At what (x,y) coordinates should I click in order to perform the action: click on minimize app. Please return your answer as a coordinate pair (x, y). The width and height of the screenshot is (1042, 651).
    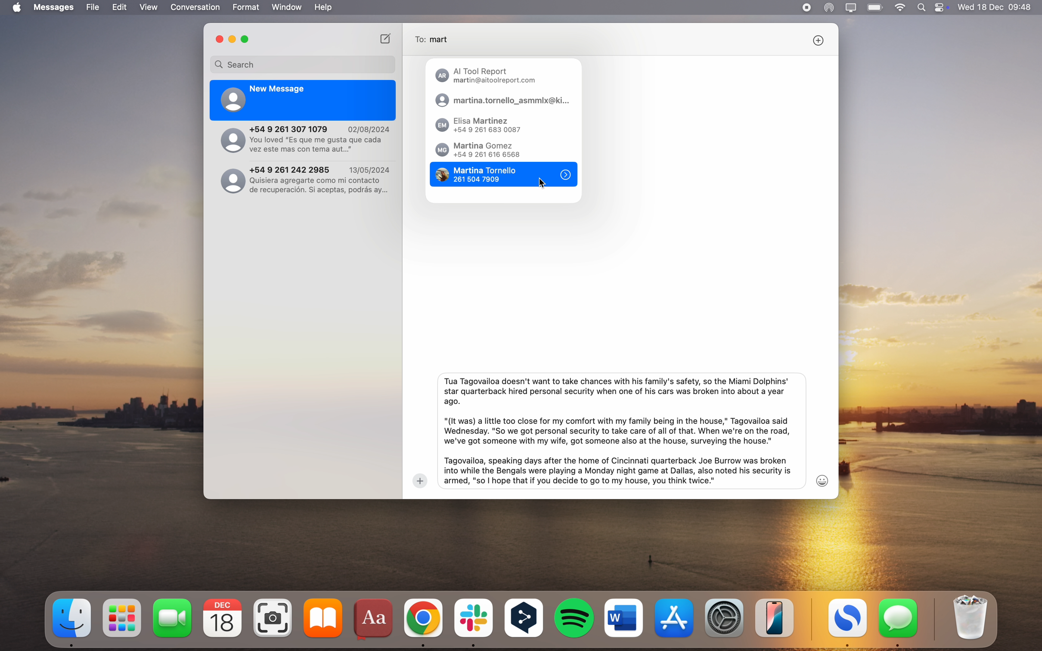
    Looking at the image, I should click on (233, 40).